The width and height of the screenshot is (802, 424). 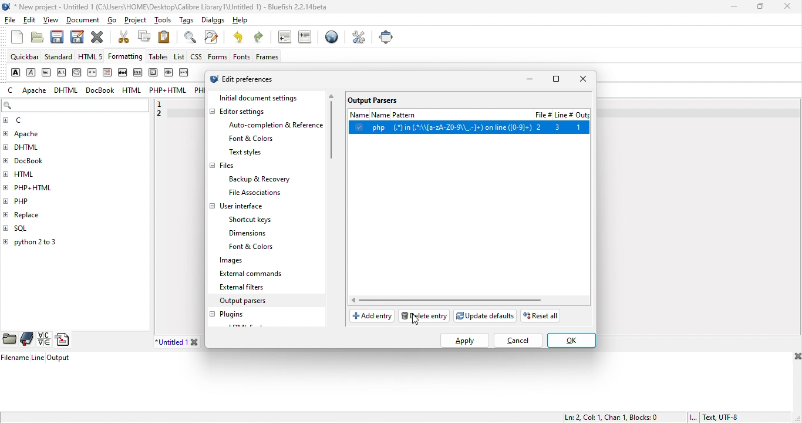 What do you see at coordinates (14, 72) in the screenshot?
I see `strong` at bounding box center [14, 72].